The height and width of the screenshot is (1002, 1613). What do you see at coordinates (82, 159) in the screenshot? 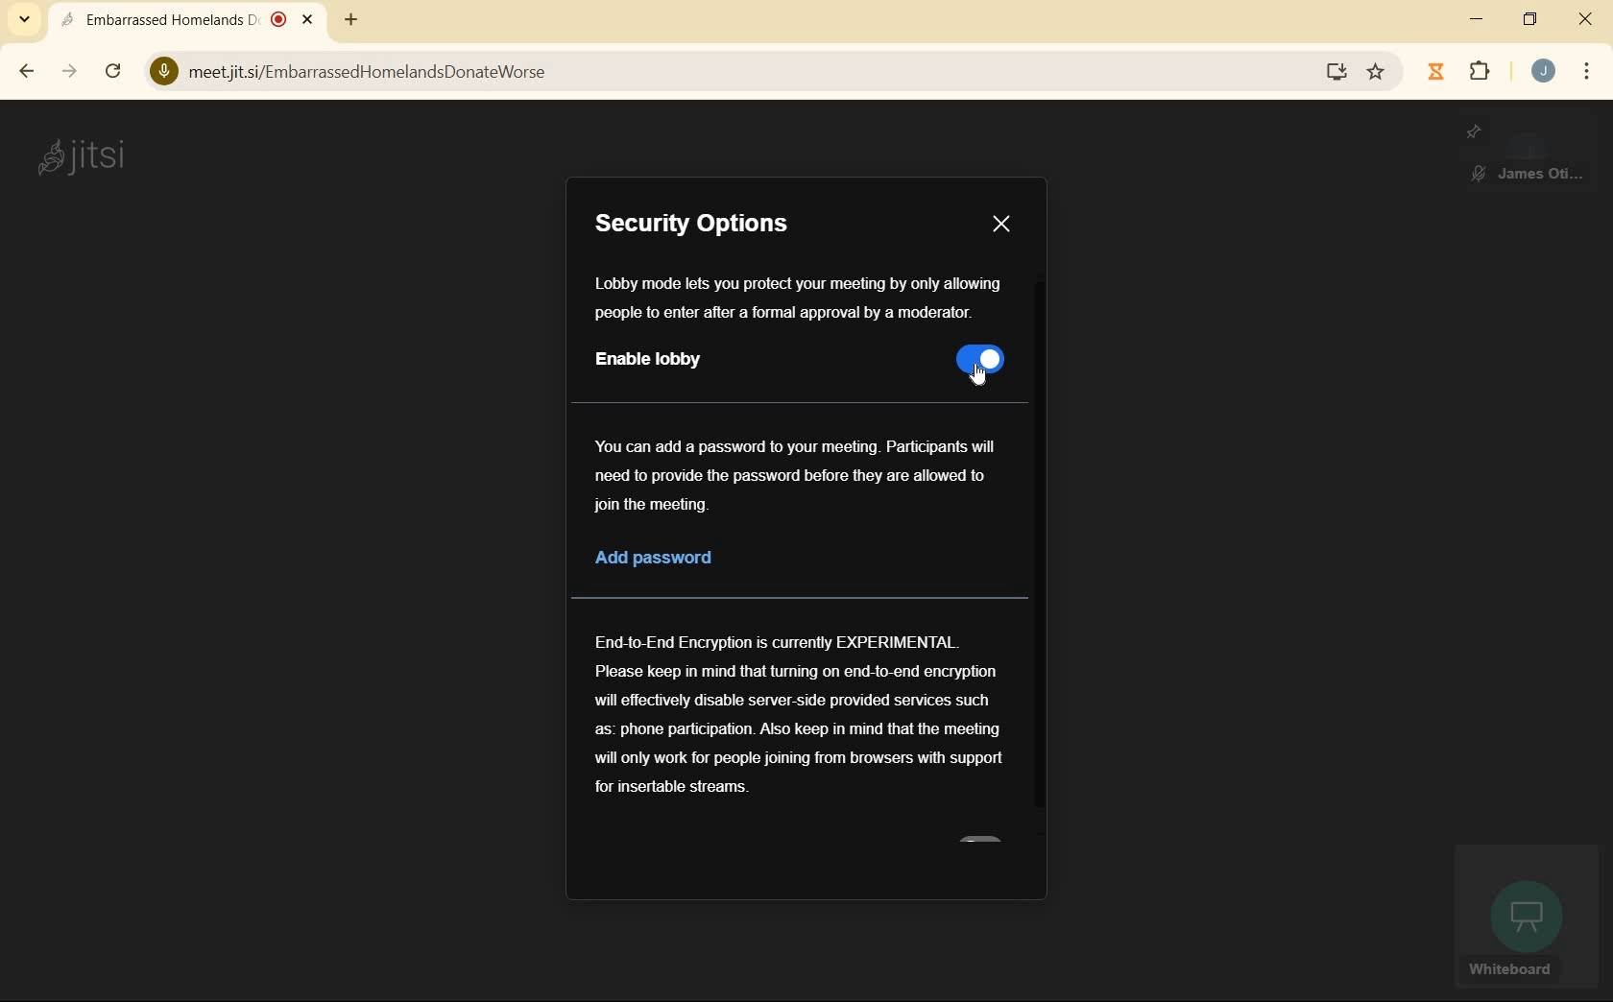
I see `system name` at bounding box center [82, 159].